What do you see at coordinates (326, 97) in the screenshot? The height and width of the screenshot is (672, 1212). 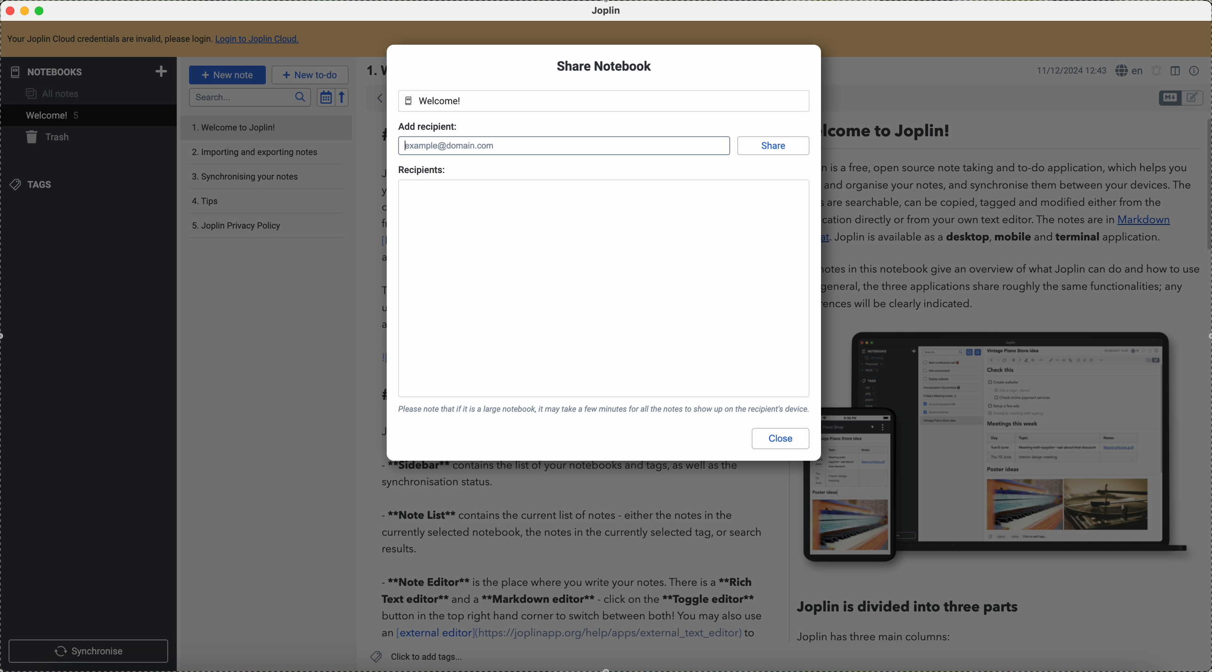 I see `toggle sort order field` at bounding box center [326, 97].